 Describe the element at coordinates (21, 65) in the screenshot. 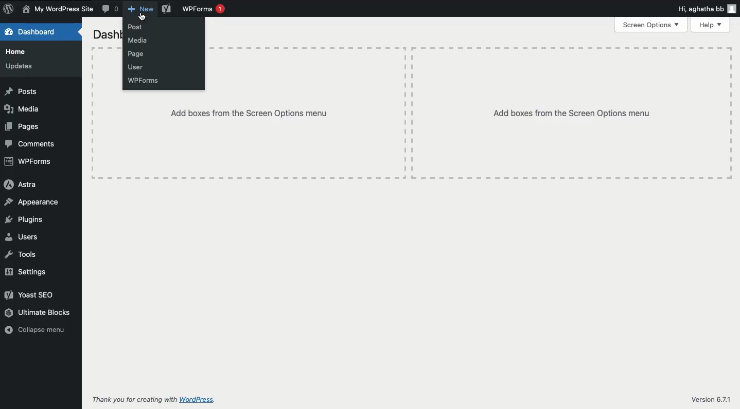

I see `Updates` at that location.